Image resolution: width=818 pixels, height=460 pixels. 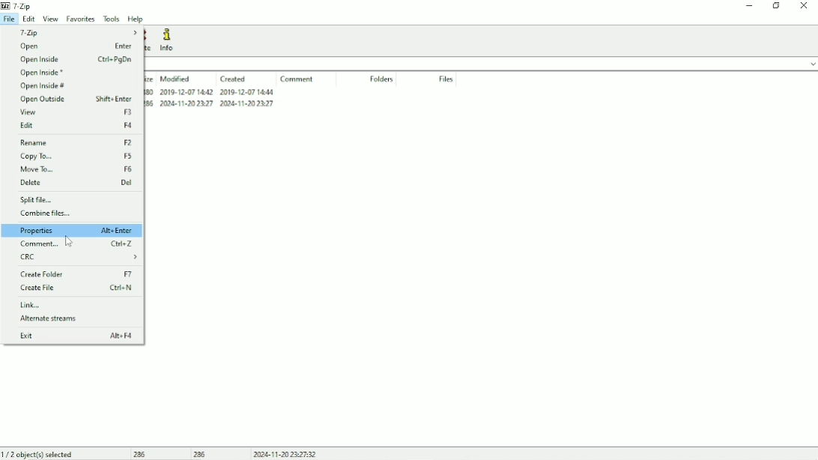 What do you see at coordinates (775, 6) in the screenshot?
I see `Restore down` at bounding box center [775, 6].